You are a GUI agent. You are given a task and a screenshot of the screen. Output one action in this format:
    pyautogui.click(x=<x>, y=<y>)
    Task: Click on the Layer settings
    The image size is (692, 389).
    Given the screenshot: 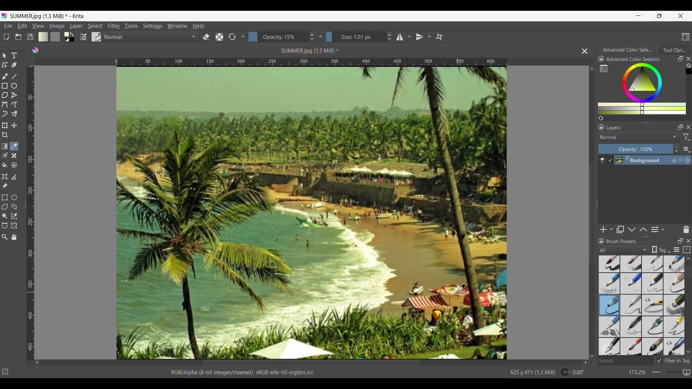 What is the action you would take?
    pyautogui.click(x=686, y=149)
    